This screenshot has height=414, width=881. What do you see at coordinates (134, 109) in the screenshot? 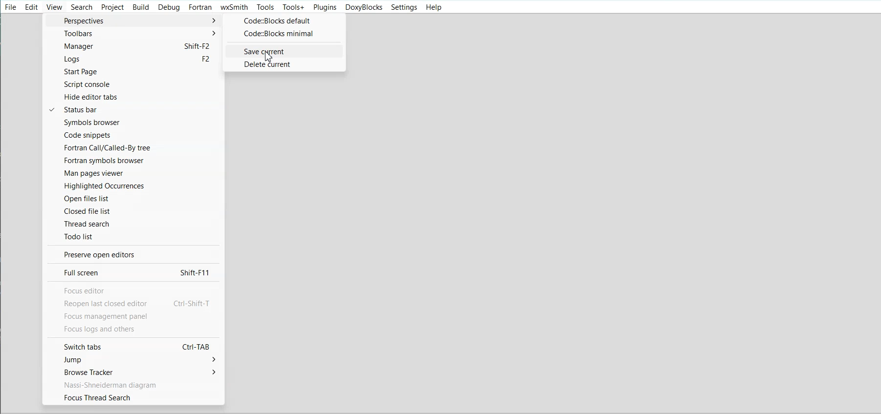
I see `Status bar` at bounding box center [134, 109].